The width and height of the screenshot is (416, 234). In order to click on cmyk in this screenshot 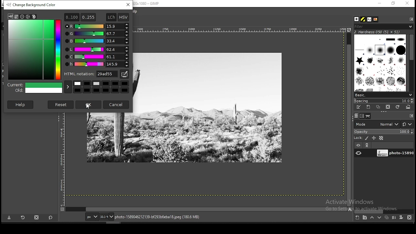, I will do `click(17, 17)`.